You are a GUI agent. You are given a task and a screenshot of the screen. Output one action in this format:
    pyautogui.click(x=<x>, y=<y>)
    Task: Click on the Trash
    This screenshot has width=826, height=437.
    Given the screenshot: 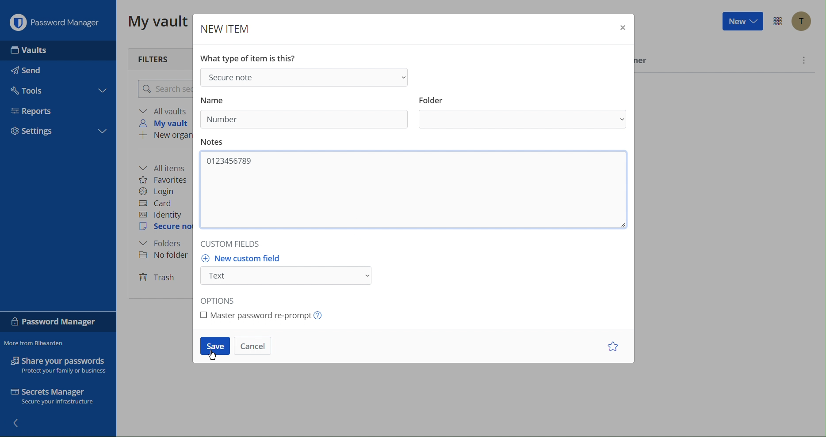 What is the action you would take?
    pyautogui.click(x=159, y=277)
    